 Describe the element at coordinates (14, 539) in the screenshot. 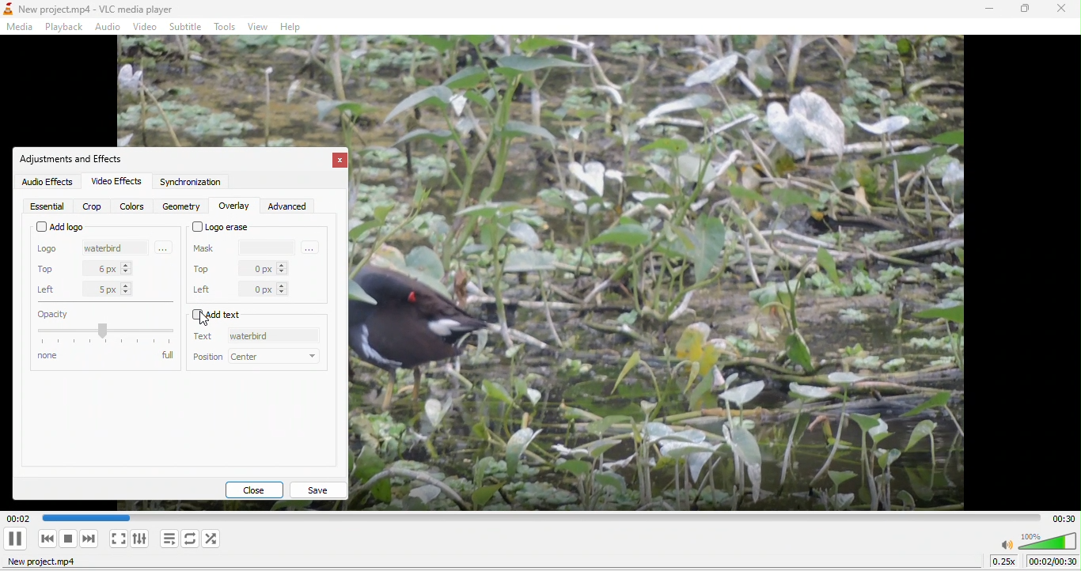

I see `play` at that location.